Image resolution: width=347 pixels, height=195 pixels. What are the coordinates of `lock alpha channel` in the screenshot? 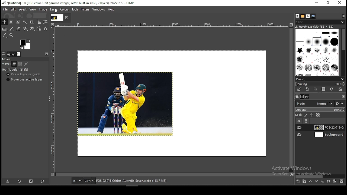 It's located at (318, 115).